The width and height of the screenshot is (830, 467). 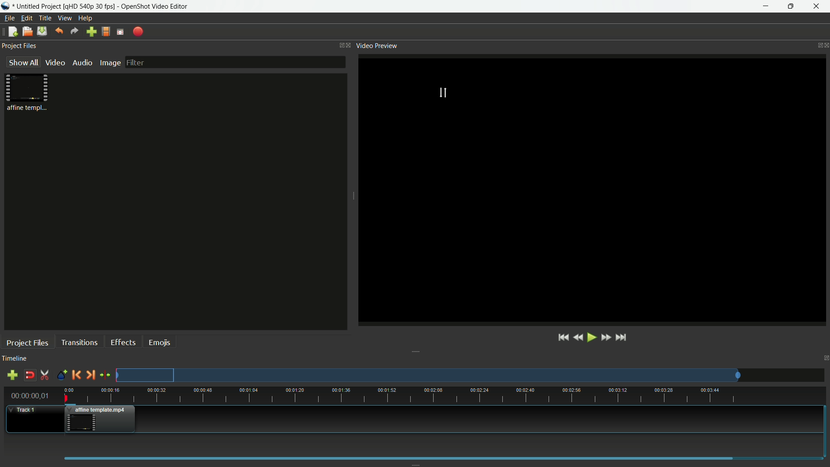 I want to click on jump to end, so click(x=623, y=338).